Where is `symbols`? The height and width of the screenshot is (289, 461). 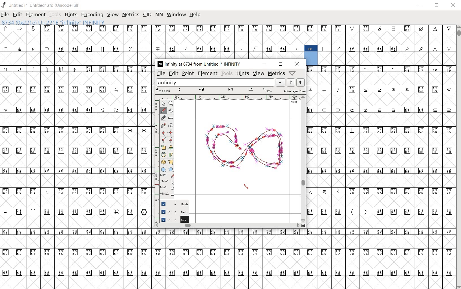 symbols is located at coordinates (327, 191).